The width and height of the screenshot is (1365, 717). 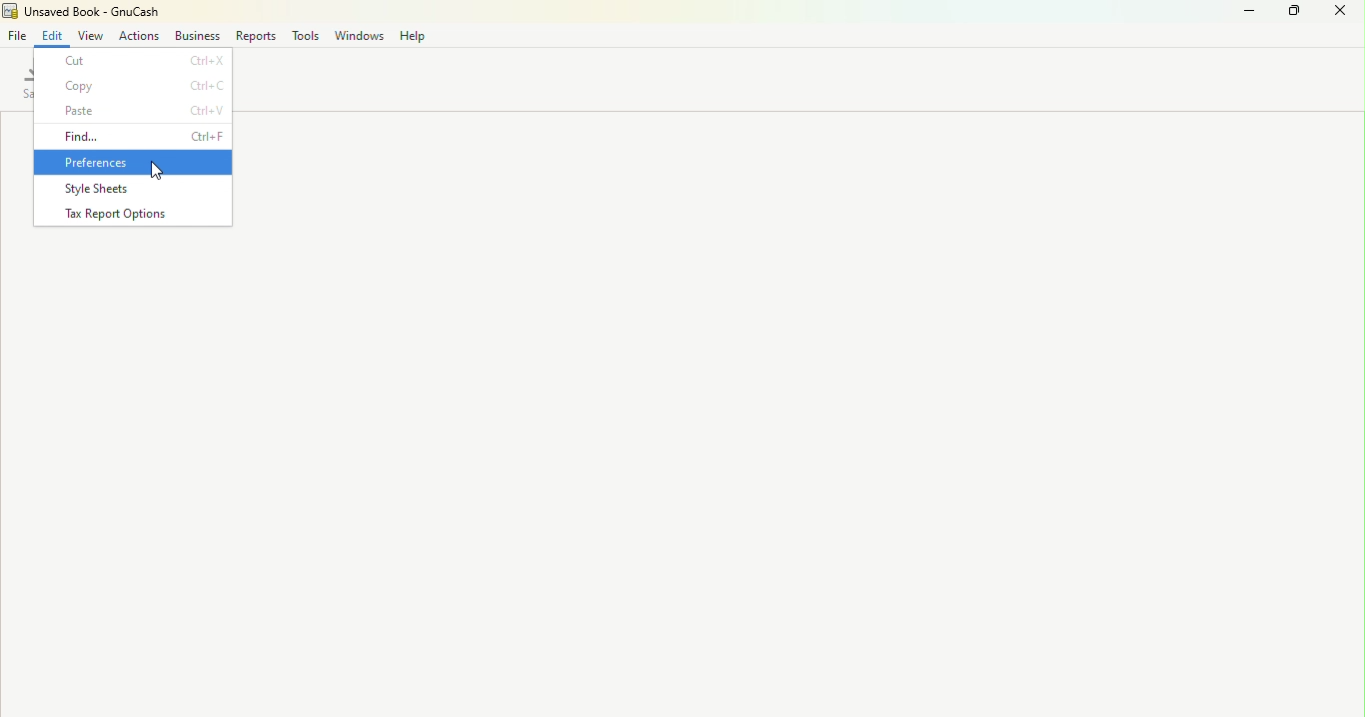 I want to click on Close, so click(x=1345, y=20).